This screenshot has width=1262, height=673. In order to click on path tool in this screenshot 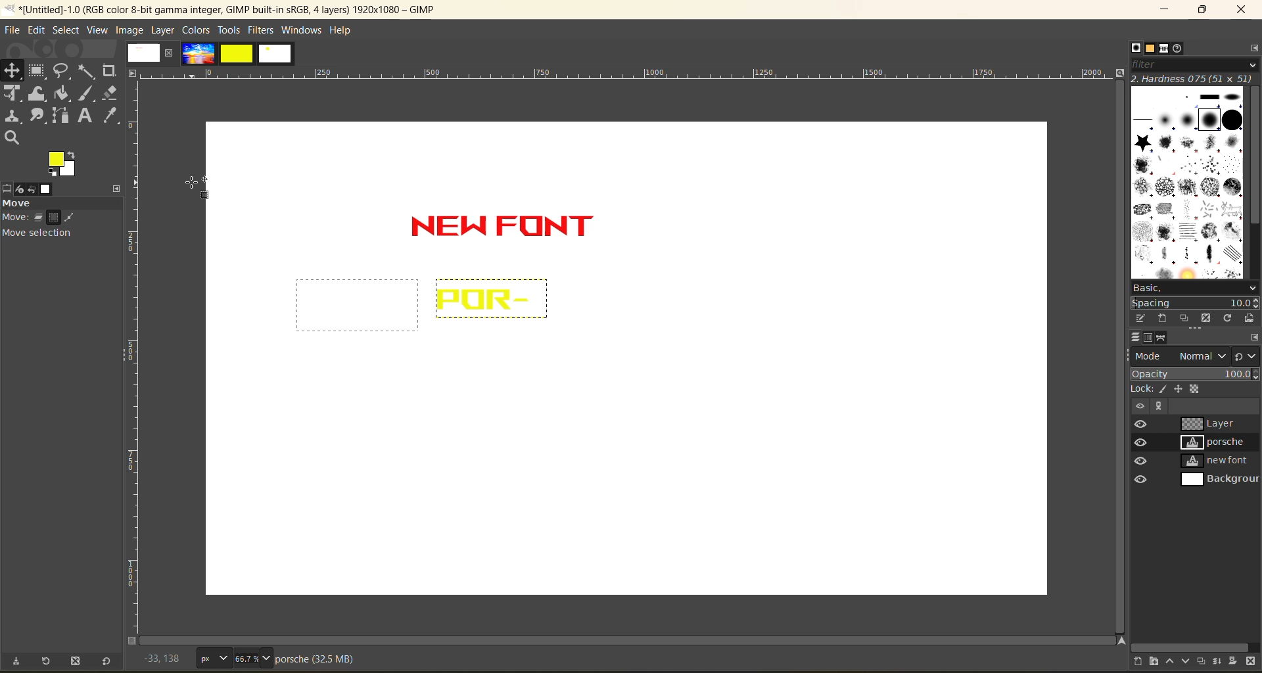, I will do `click(61, 115)`.